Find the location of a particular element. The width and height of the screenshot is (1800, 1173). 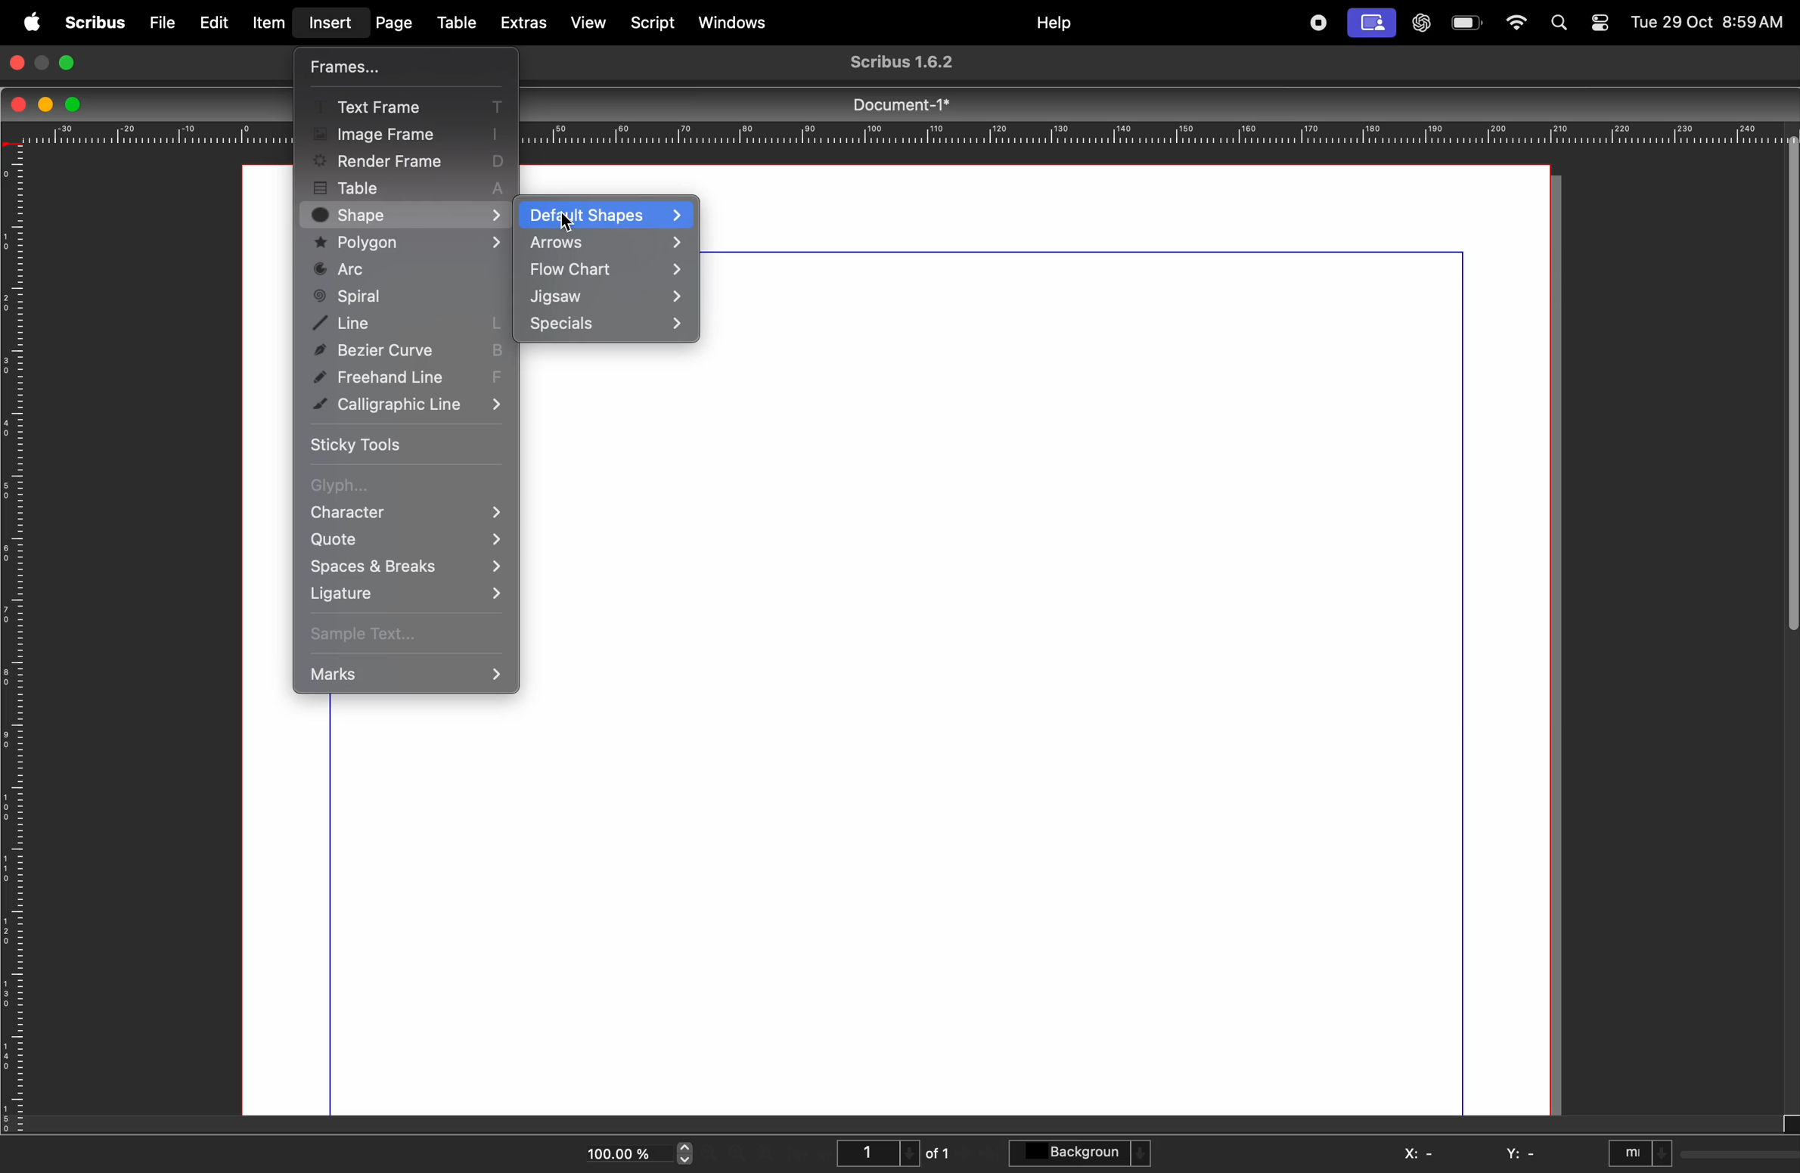

mI is located at coordinates (1640, 1151).